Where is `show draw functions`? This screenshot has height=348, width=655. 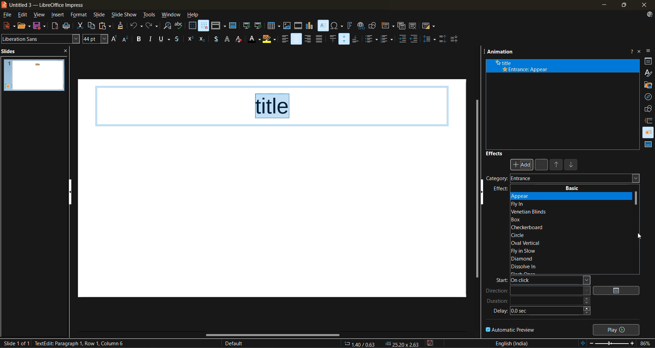
show draw functions is located at coordinates (373, 25).